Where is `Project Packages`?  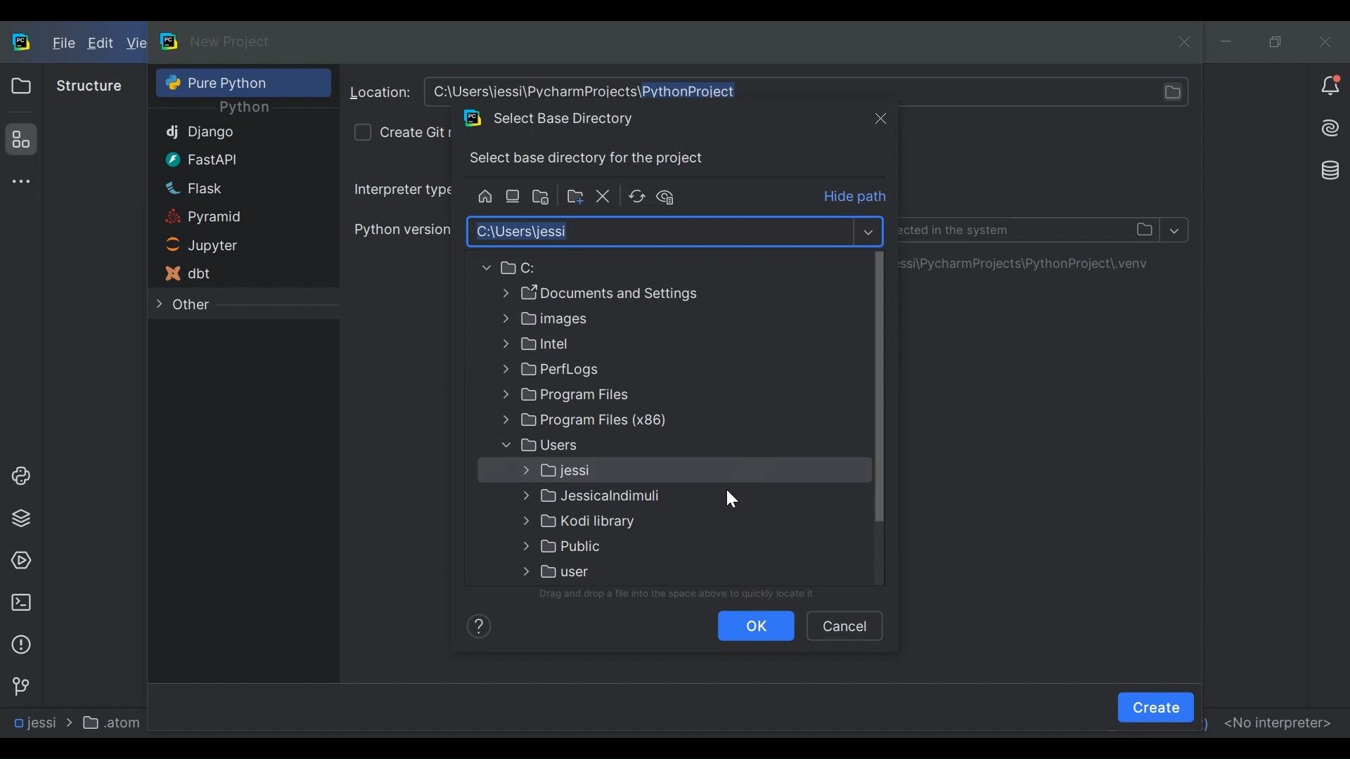 Project Packages is located at coordinates (18, 519).